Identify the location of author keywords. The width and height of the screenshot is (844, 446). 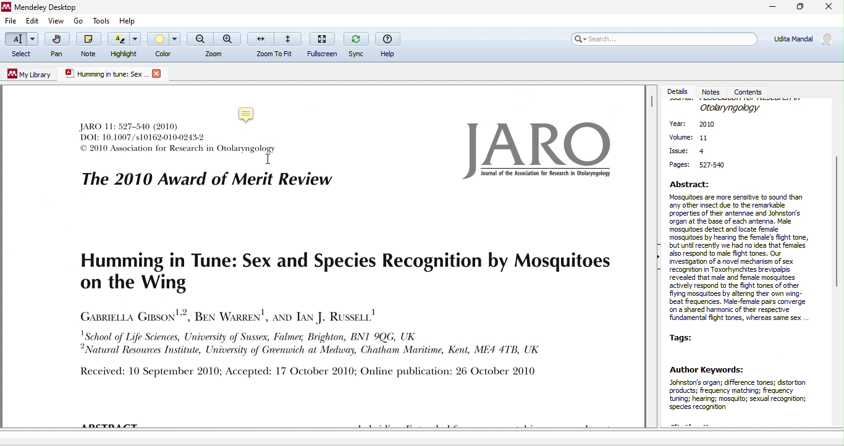
(743, 394).